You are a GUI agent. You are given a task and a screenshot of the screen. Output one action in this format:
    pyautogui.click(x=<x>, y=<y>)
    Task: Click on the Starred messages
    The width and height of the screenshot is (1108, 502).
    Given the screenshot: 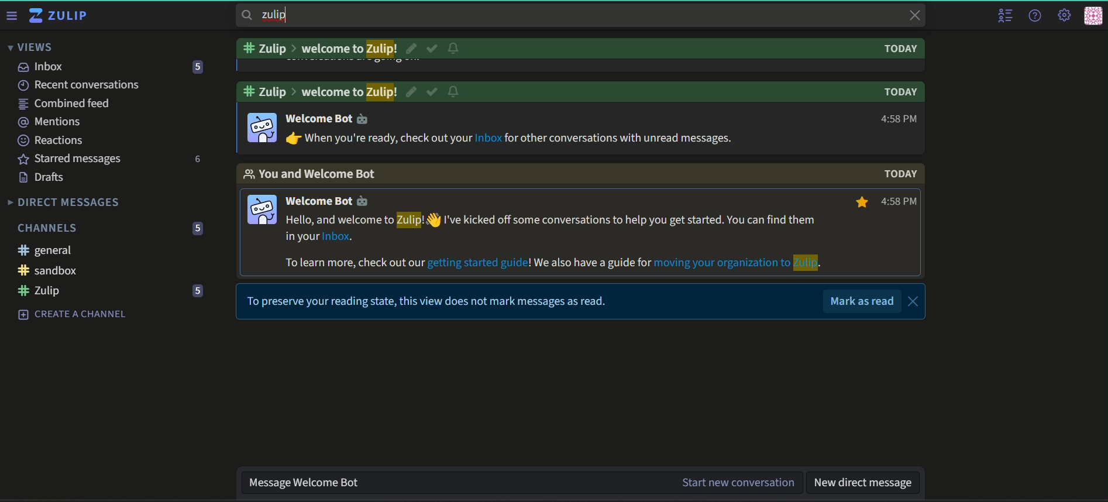 What is the action you would take?
    pyautogui.click(x=72, y=158)
    